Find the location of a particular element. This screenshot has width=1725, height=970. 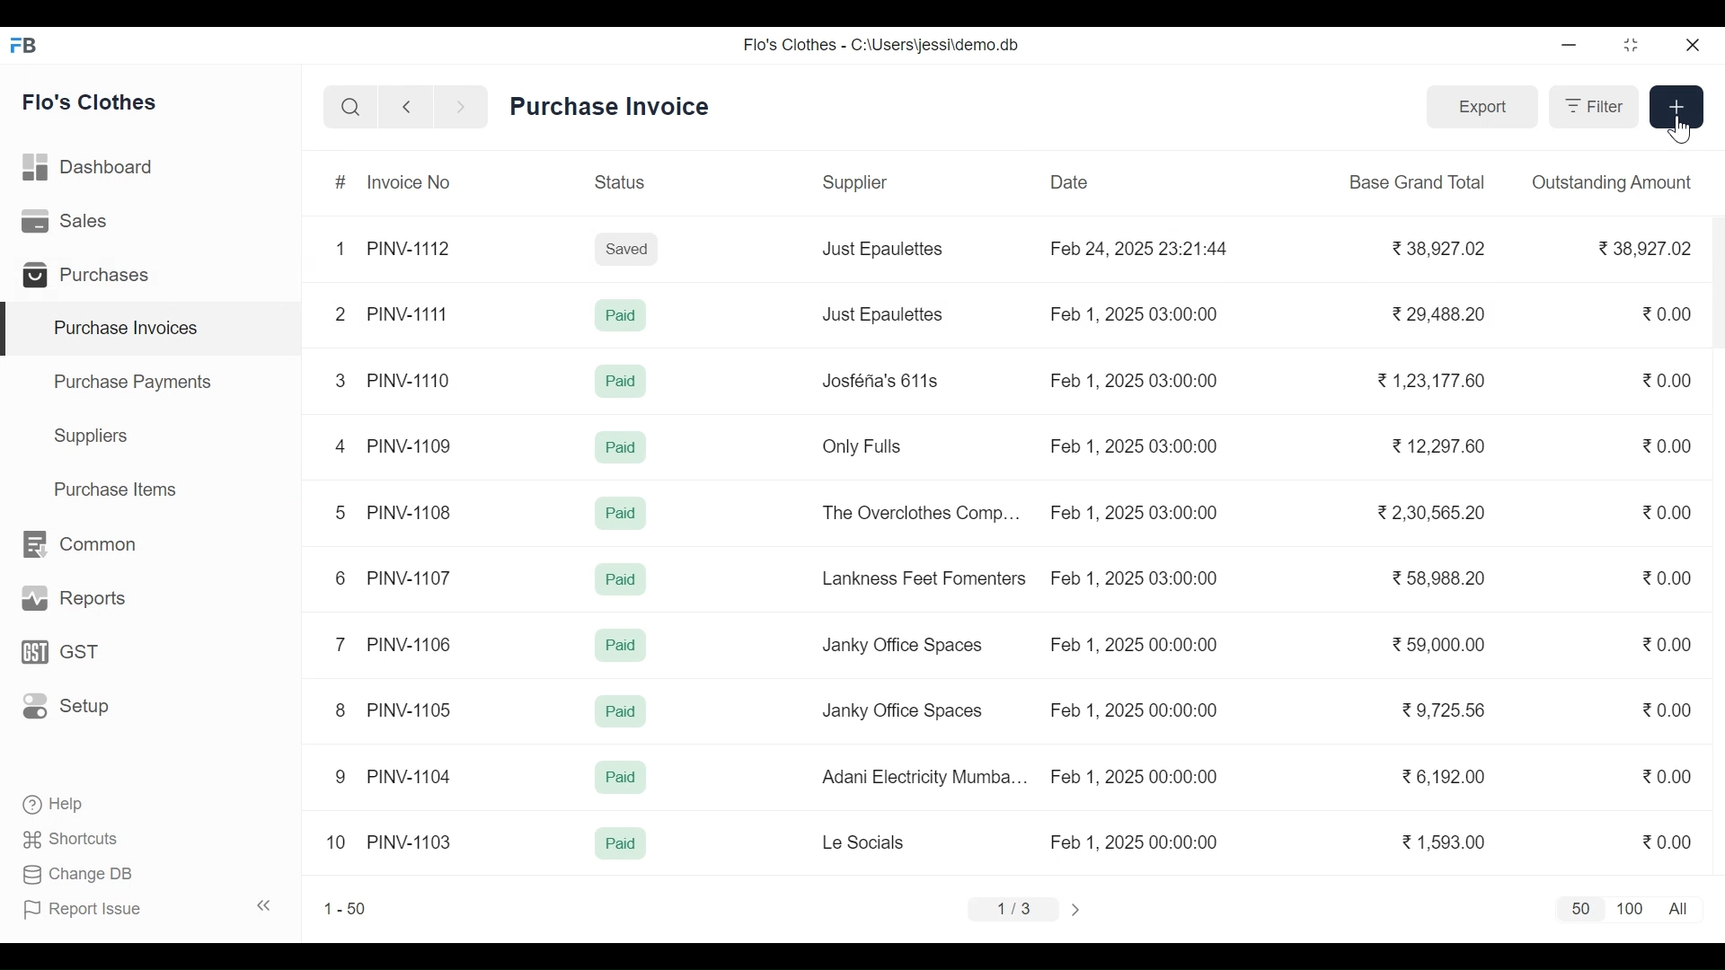

Paid is located at coordinates (621, 446).